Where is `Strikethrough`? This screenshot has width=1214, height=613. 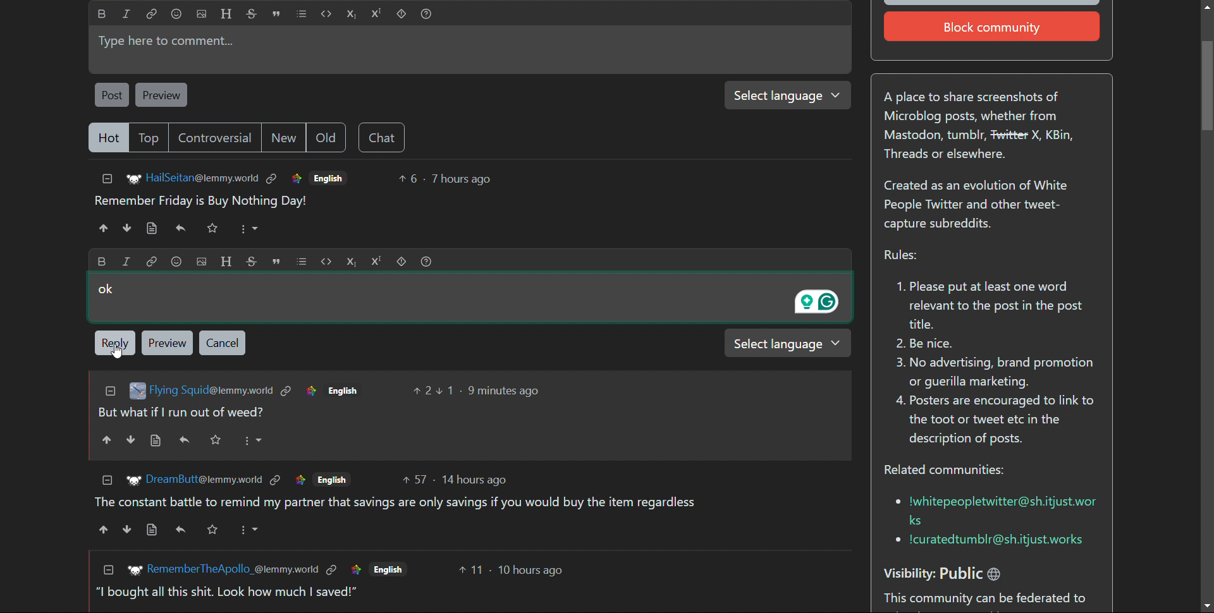 Strikethrough is located at coordinates (250, 259).